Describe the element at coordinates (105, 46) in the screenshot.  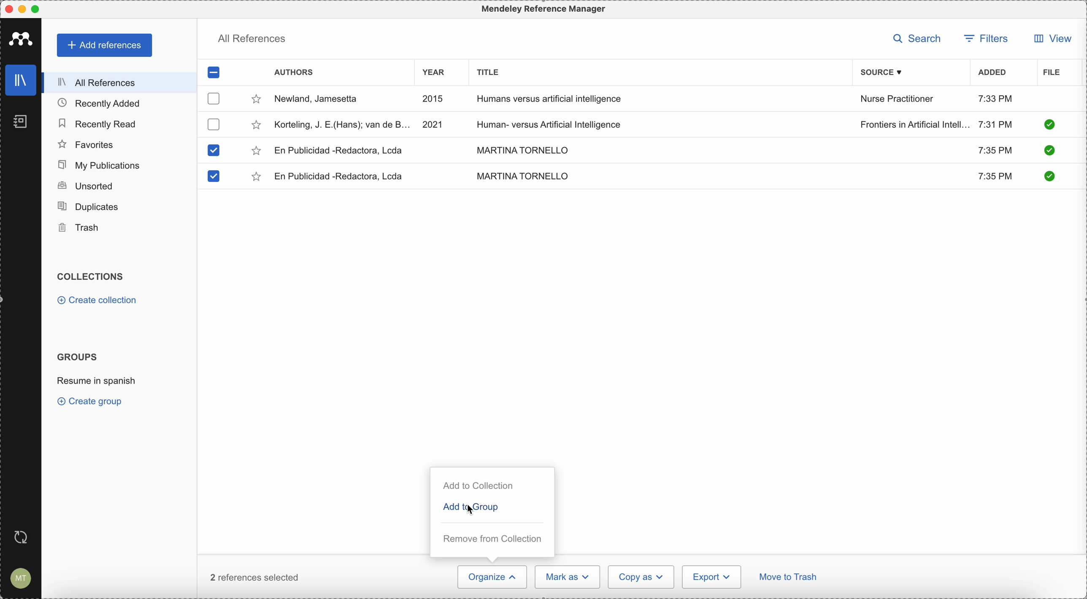
I see `add references` at that location.